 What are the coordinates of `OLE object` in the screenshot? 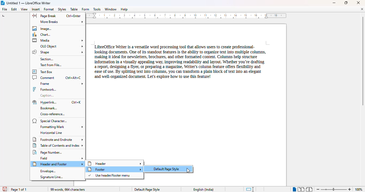 It's located at (61, 46).